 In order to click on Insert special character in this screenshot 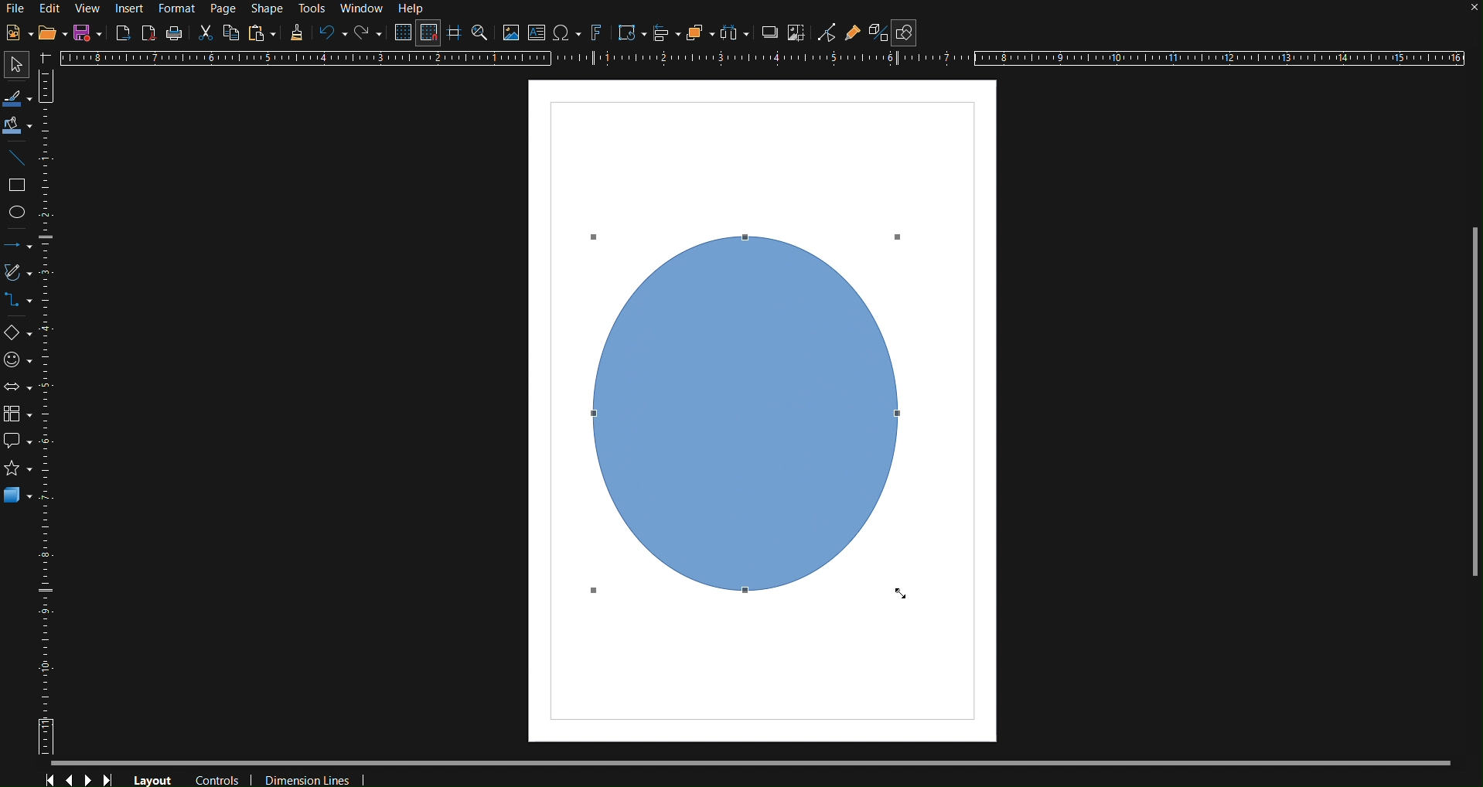, I will do `click(565, 34)`.